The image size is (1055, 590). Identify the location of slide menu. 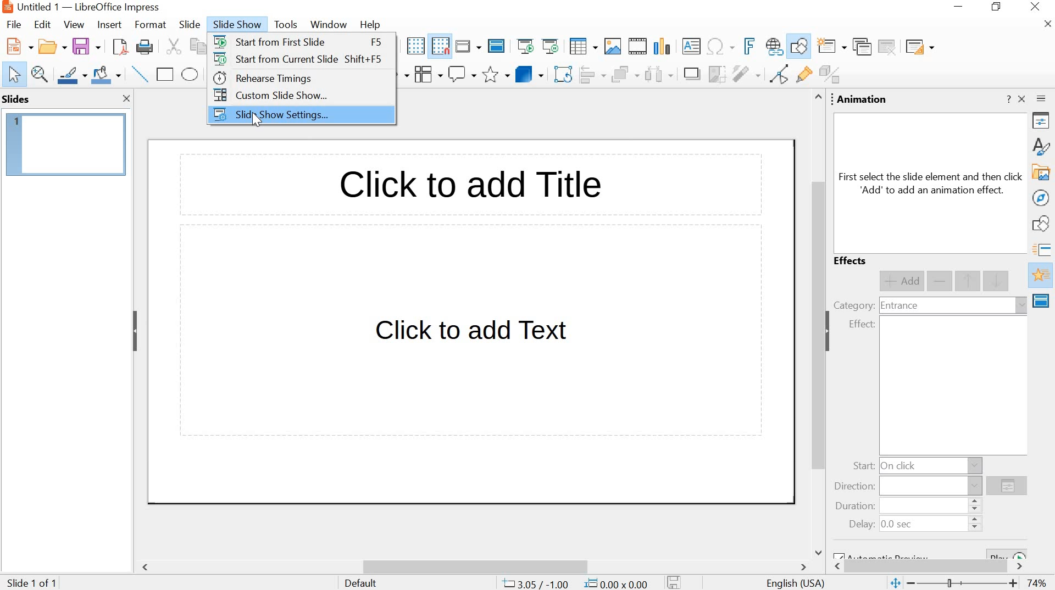
(188, 25).